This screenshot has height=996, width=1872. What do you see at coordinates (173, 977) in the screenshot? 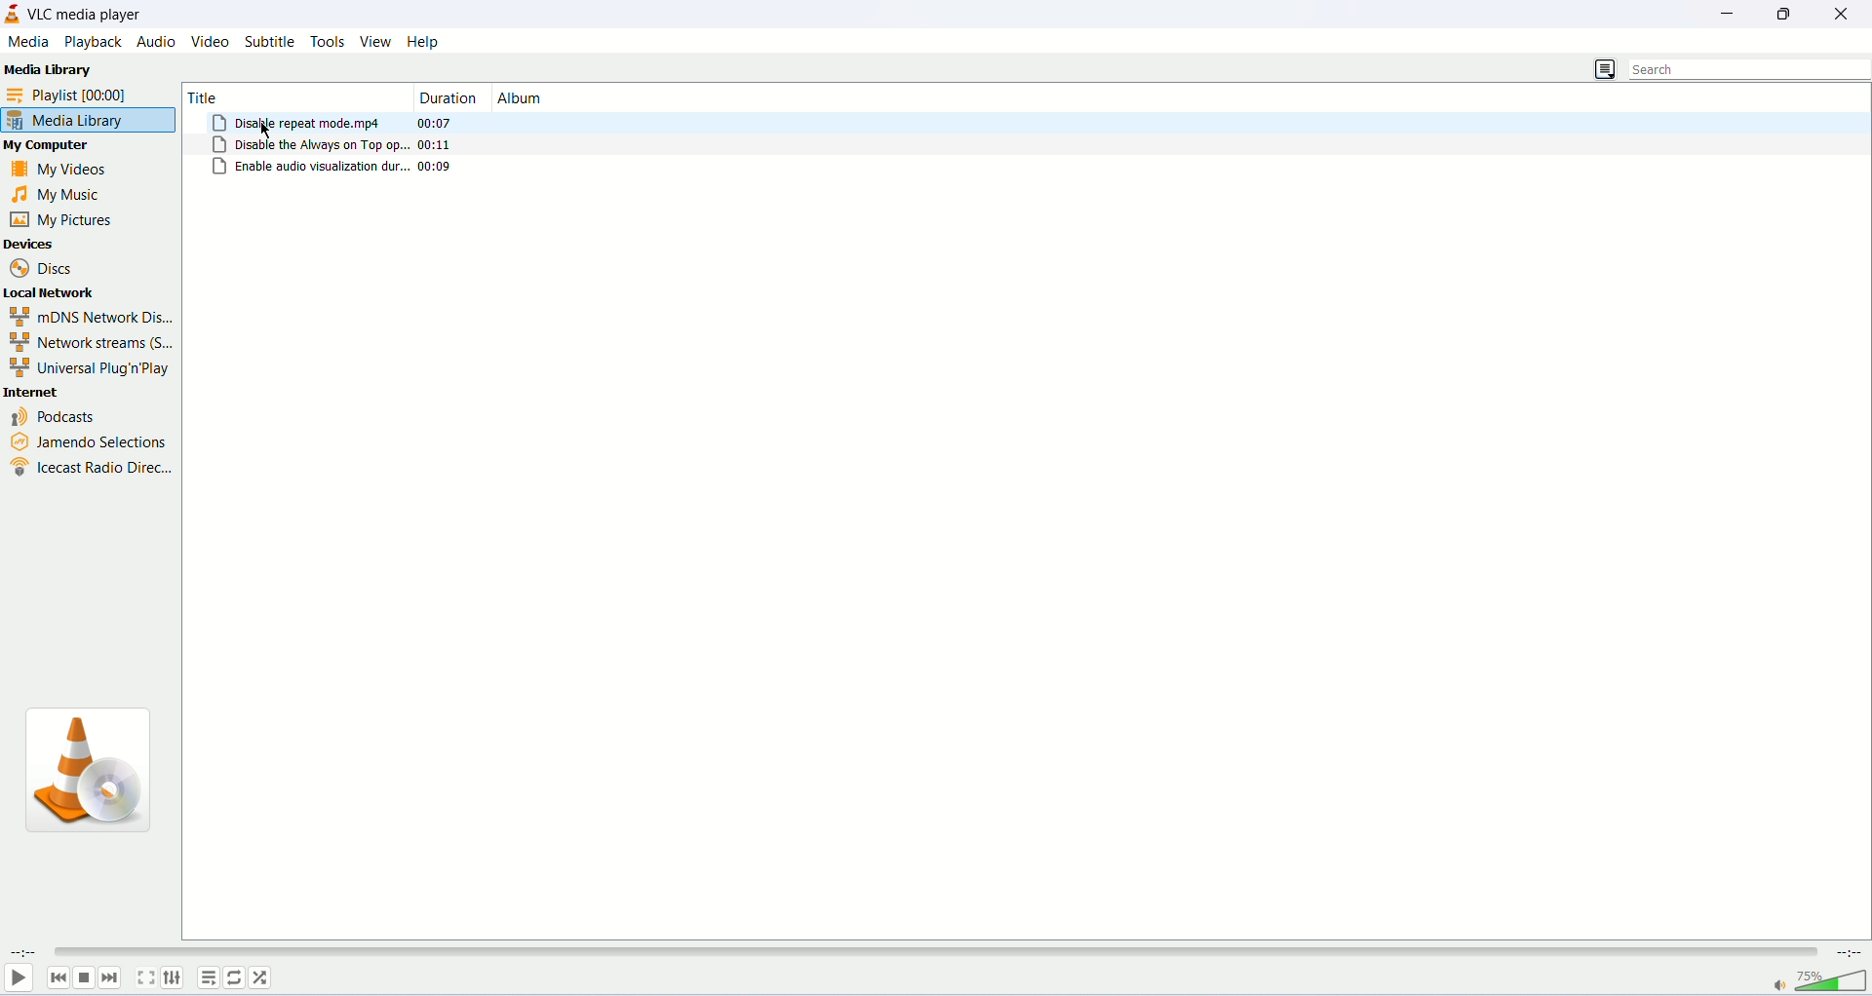
I see `extended settings` at bounding box center [173, 977].